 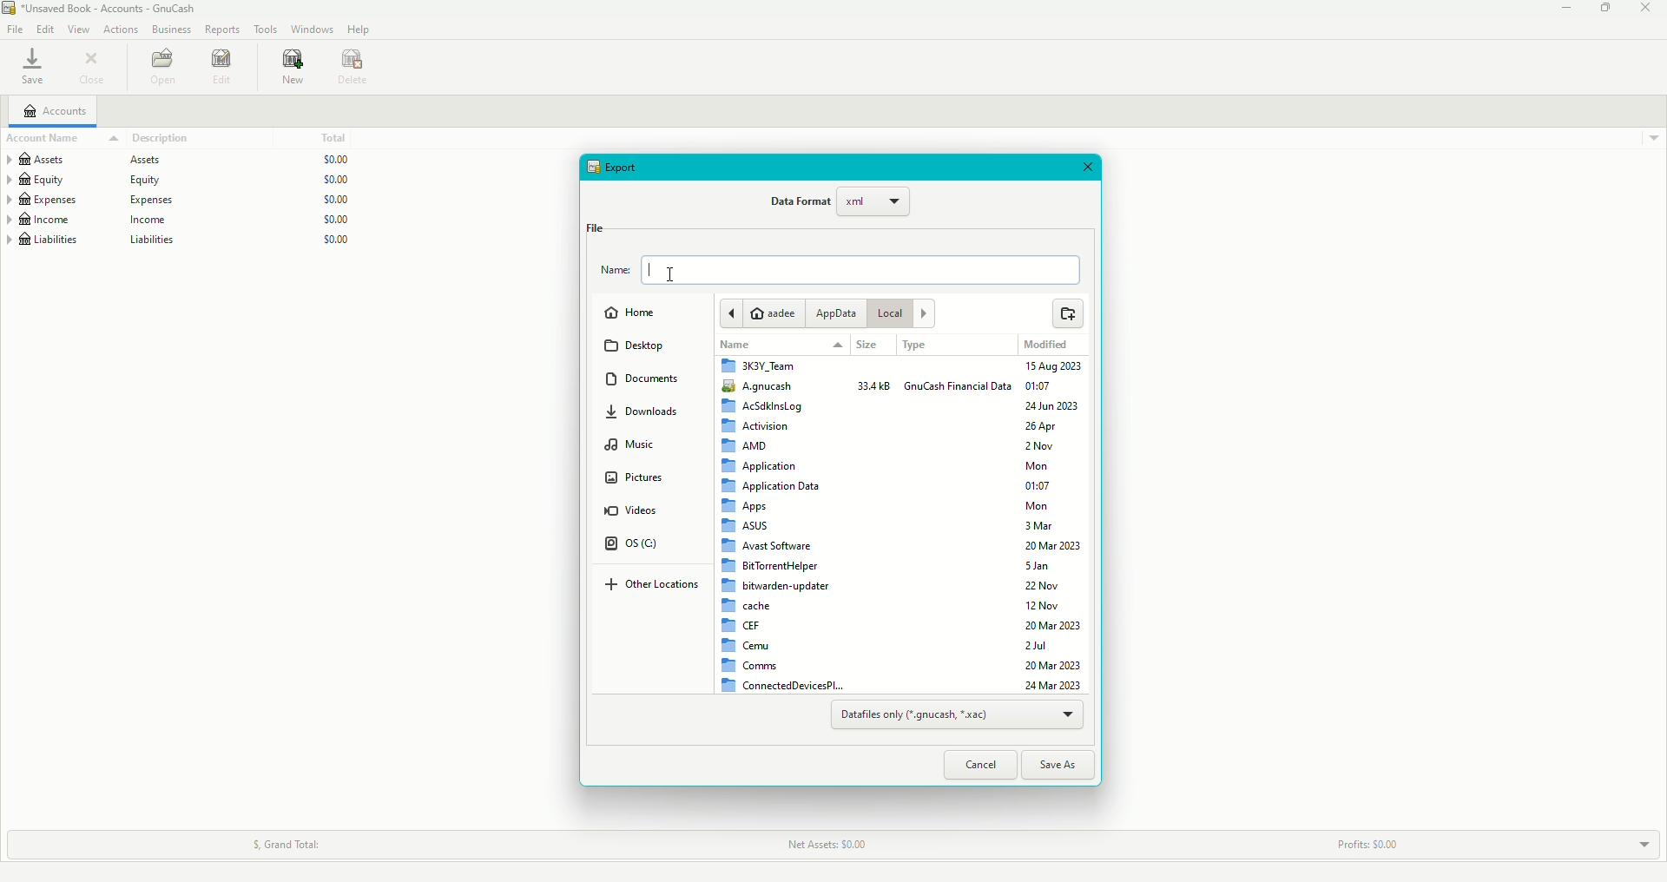 What do you see at coordinates (1056, 523) in the screenshot?
I see `Dates` at bounding box center [1056, 523].